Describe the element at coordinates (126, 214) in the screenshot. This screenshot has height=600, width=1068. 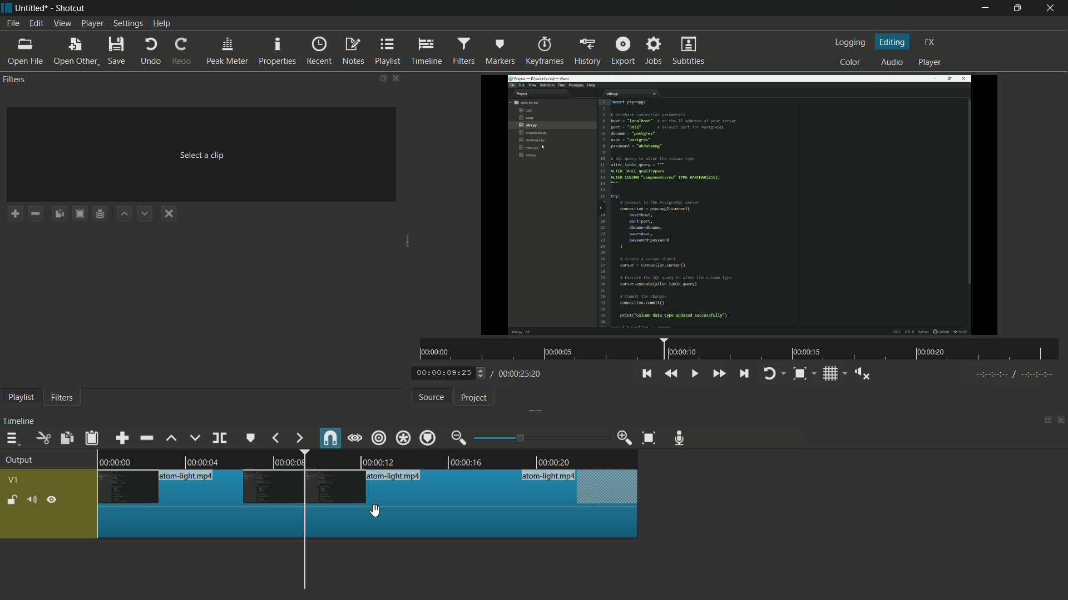
I see `move filter up` at that location.